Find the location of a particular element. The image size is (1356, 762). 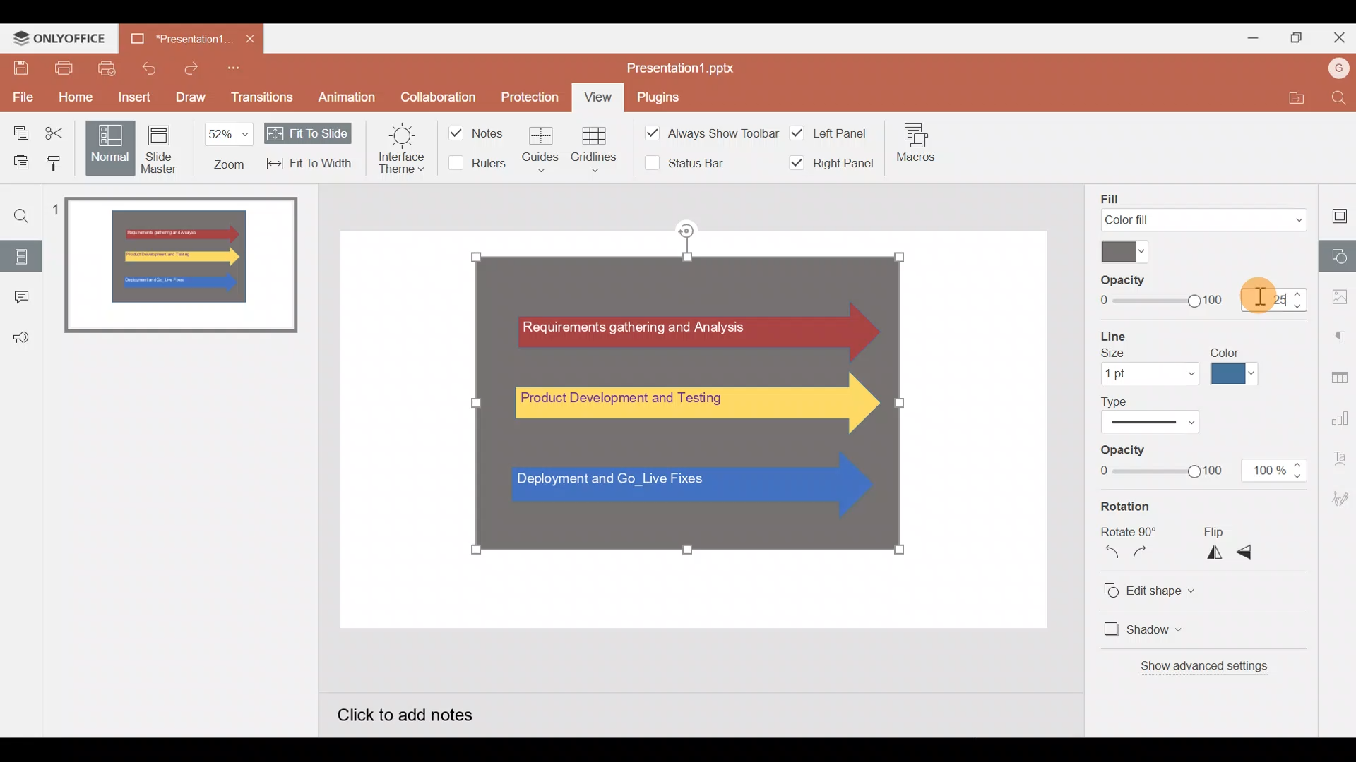

Slide settings is located at coordinates (1336, 215).